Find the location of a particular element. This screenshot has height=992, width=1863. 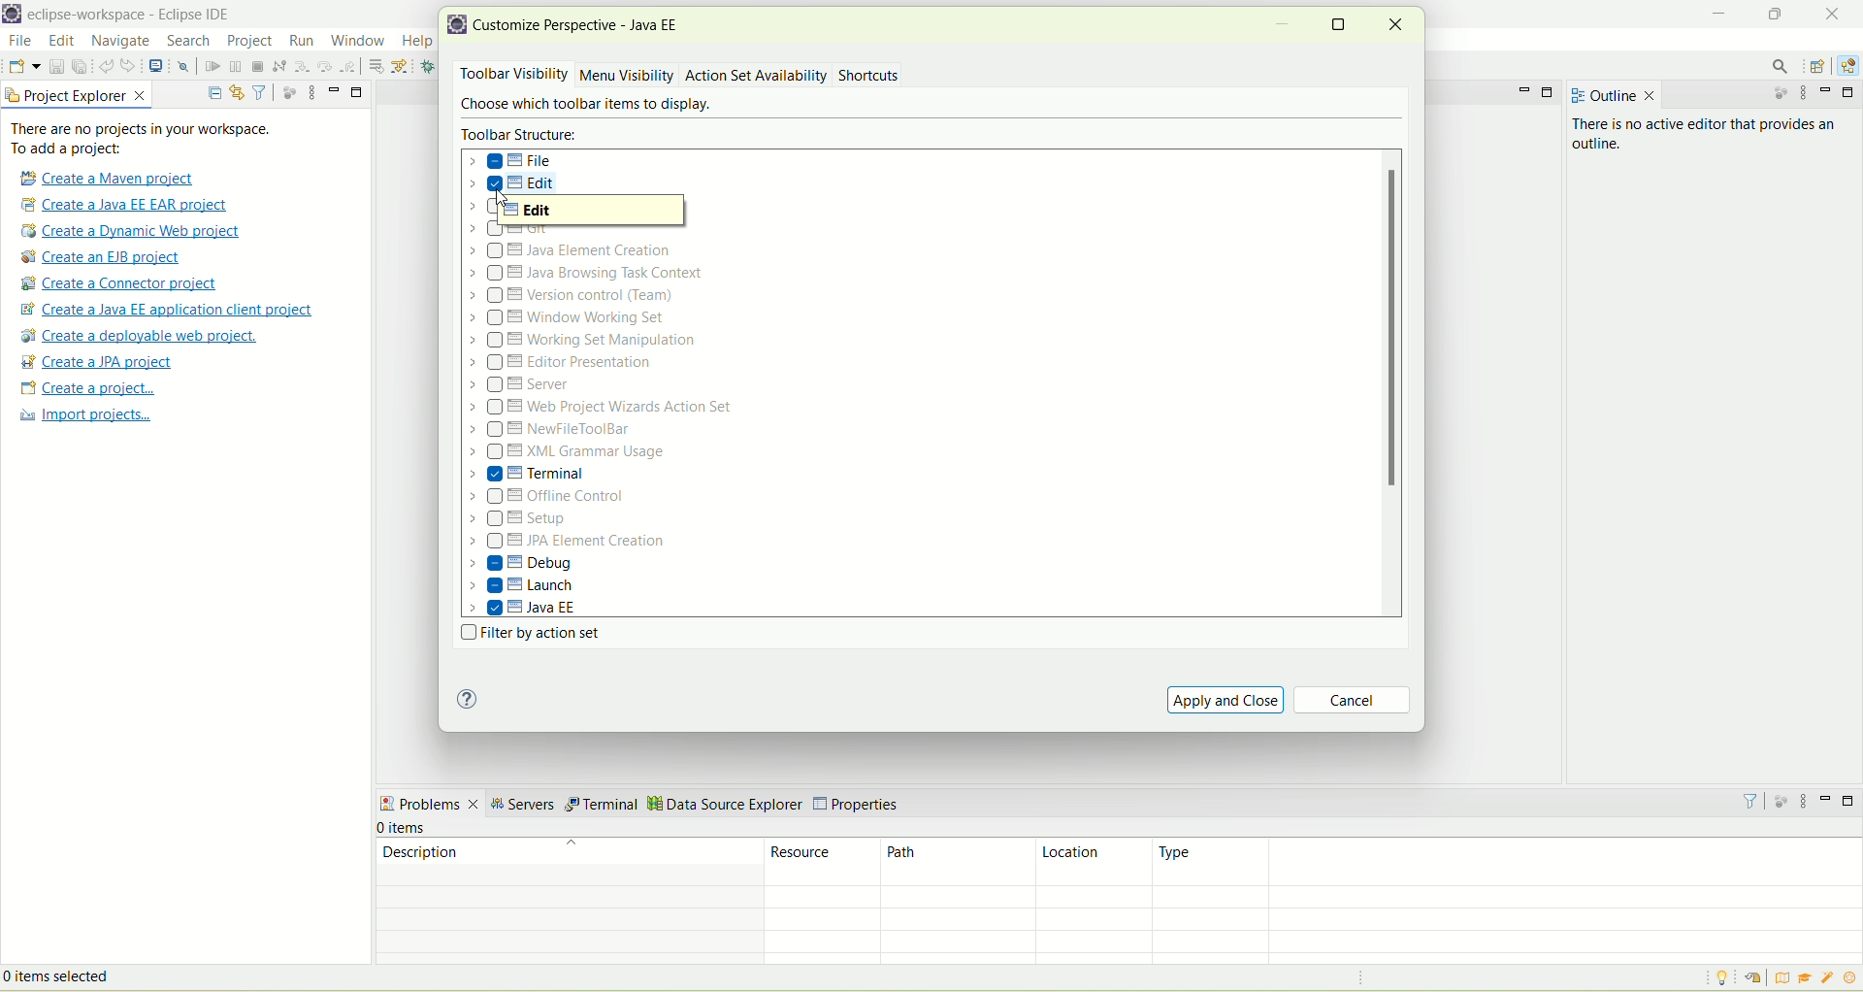

servers is located at coordinates (521, 807).